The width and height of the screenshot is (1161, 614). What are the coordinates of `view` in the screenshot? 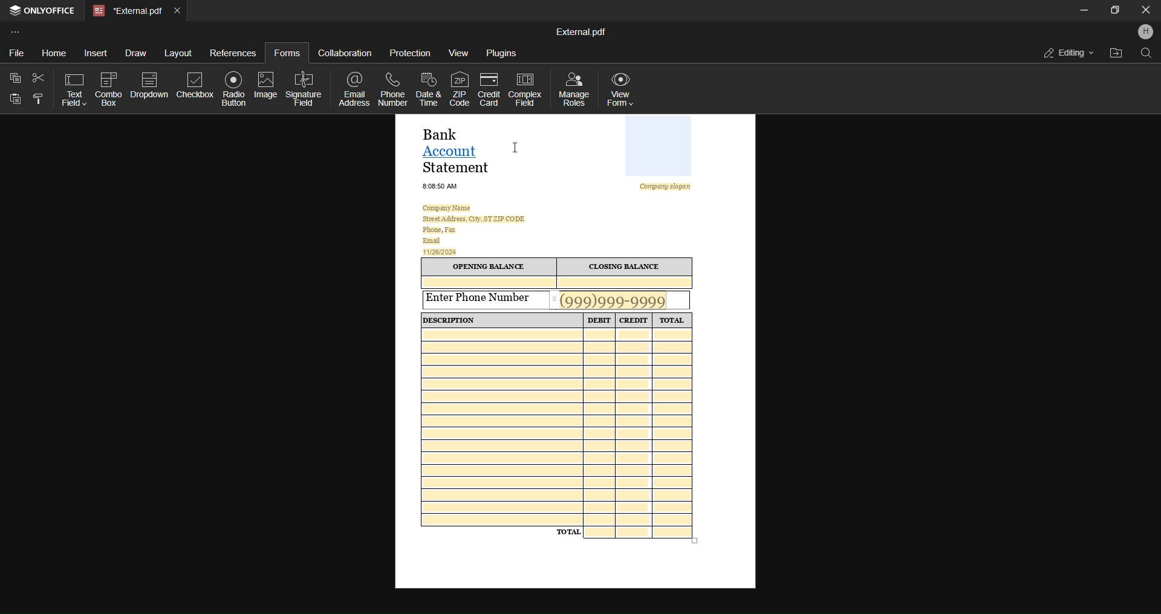 It's located at (458, 54).